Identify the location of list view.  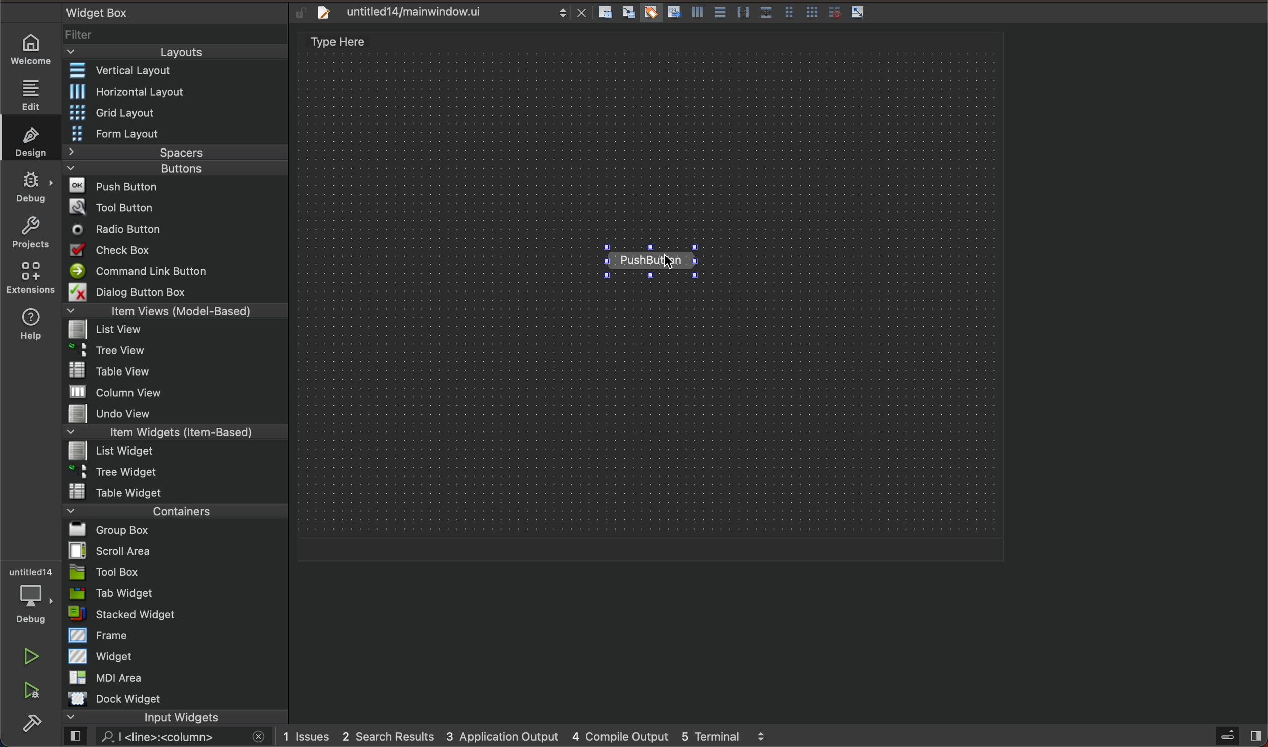
(181, 331).